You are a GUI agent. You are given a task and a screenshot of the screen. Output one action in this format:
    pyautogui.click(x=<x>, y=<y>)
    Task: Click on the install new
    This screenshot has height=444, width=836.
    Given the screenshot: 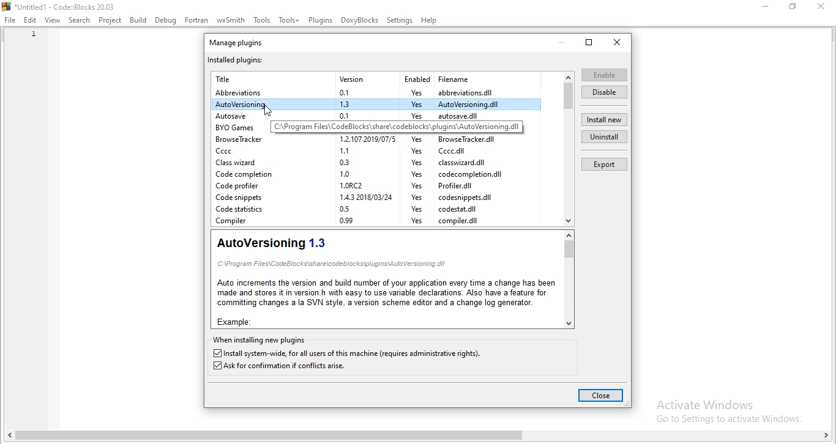 What is the action you would take?
    pyautogui.click(x=605, y=120)
    